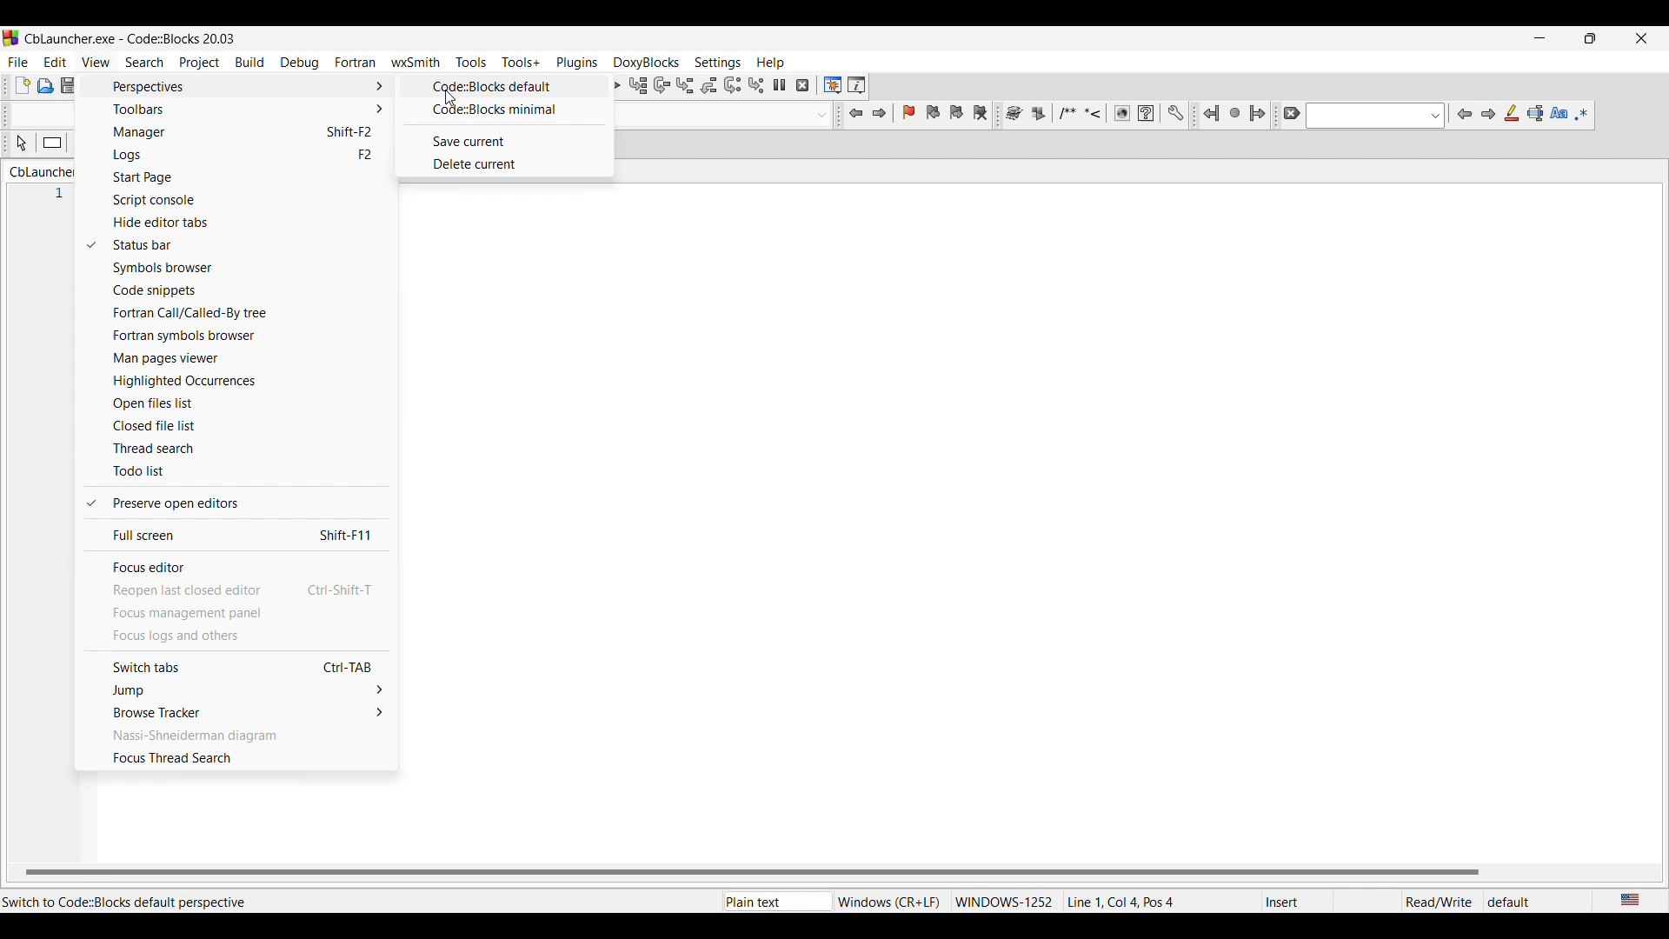  What do you see at coordinates (96, 62) in the screenshot?
I see `View menu` at bounding box center [96, 62].